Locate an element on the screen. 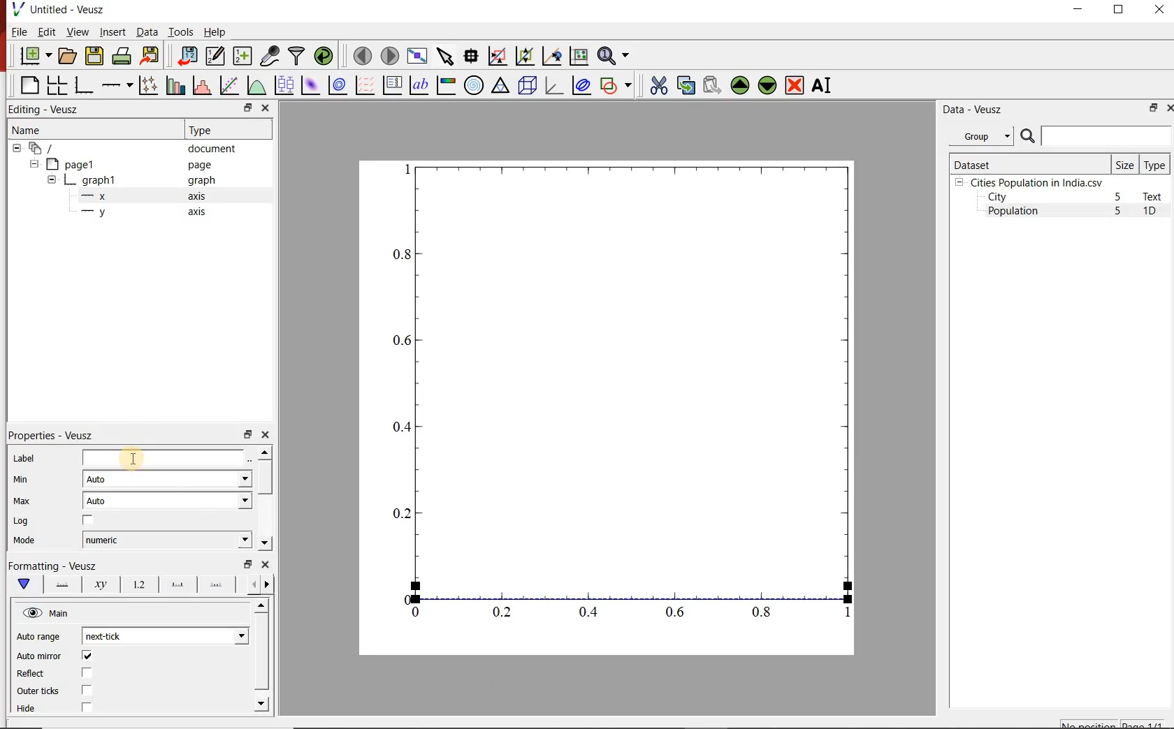 The width and height of the screenshot is (1174, 729). Edit is located at coordinates (45, 32).